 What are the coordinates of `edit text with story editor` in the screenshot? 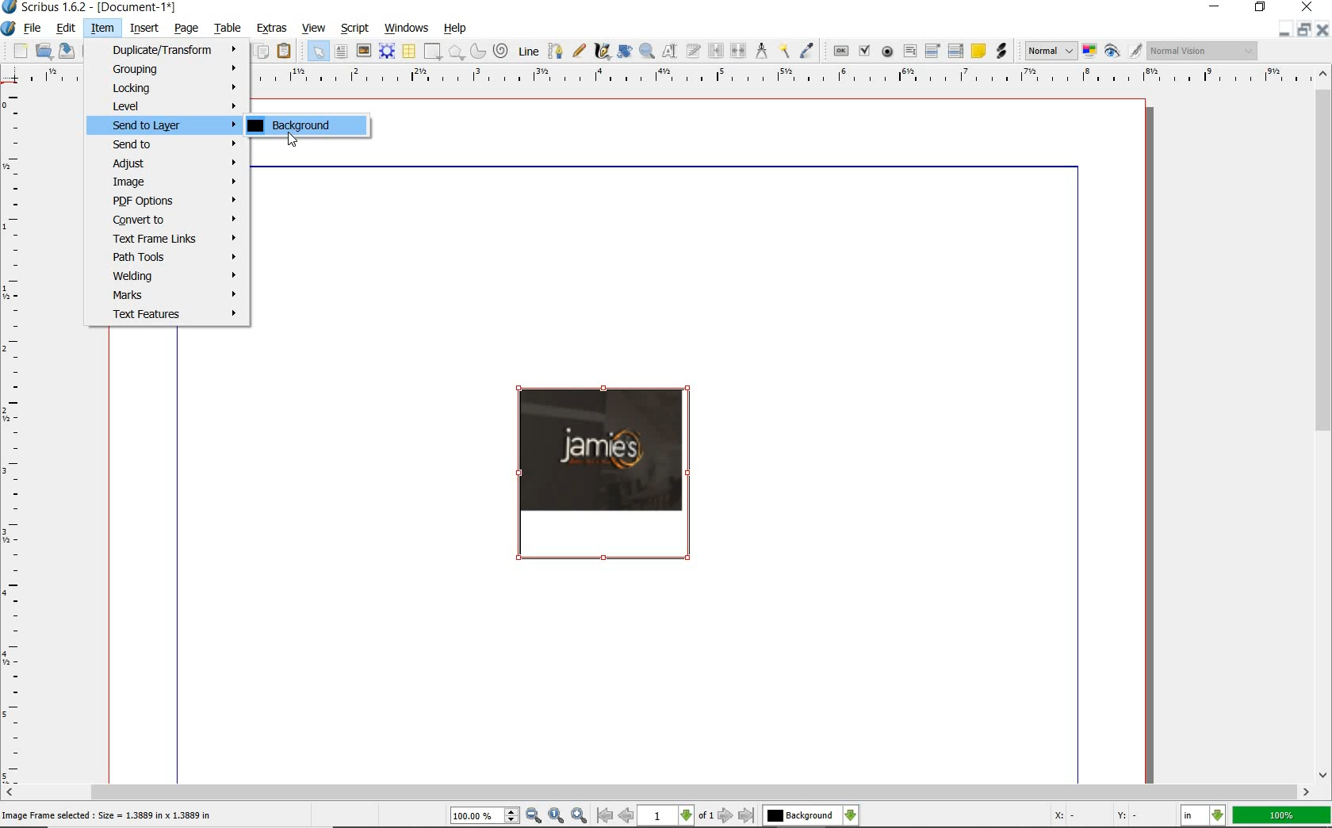 It's located at (694, 51).